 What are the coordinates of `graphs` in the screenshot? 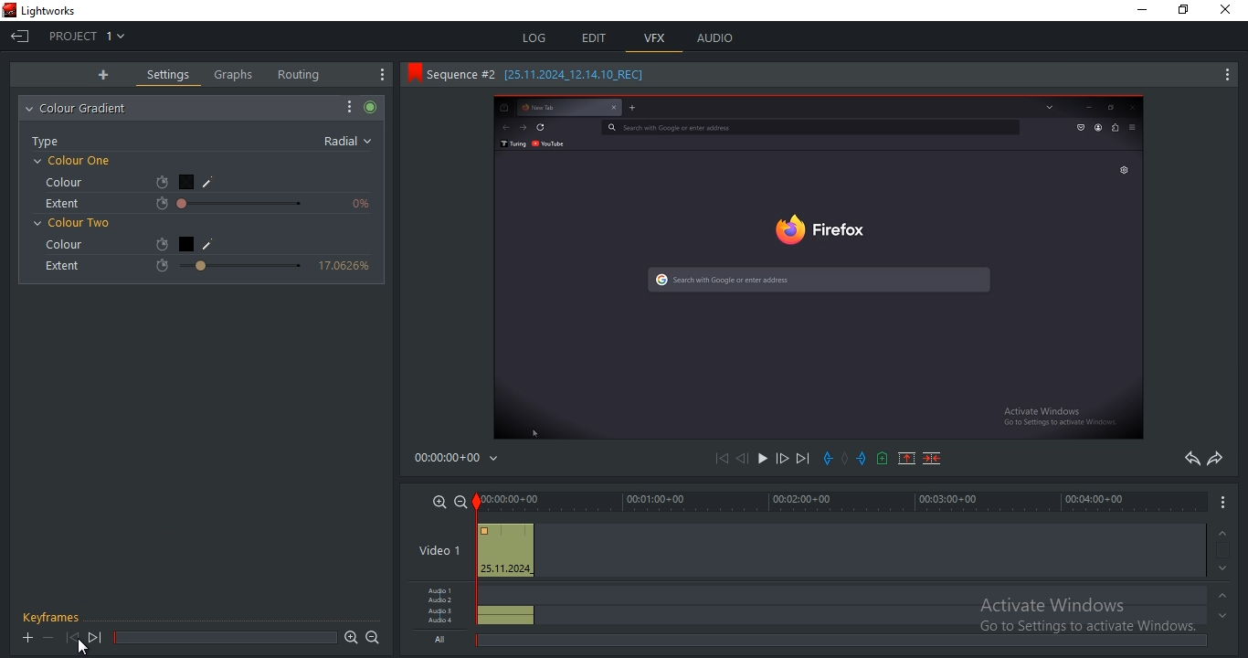 It's located at (234, 75).